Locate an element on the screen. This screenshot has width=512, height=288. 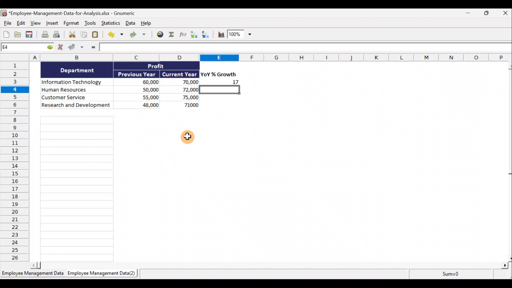
Sum into the current cell is located at coordinates (173, 35).